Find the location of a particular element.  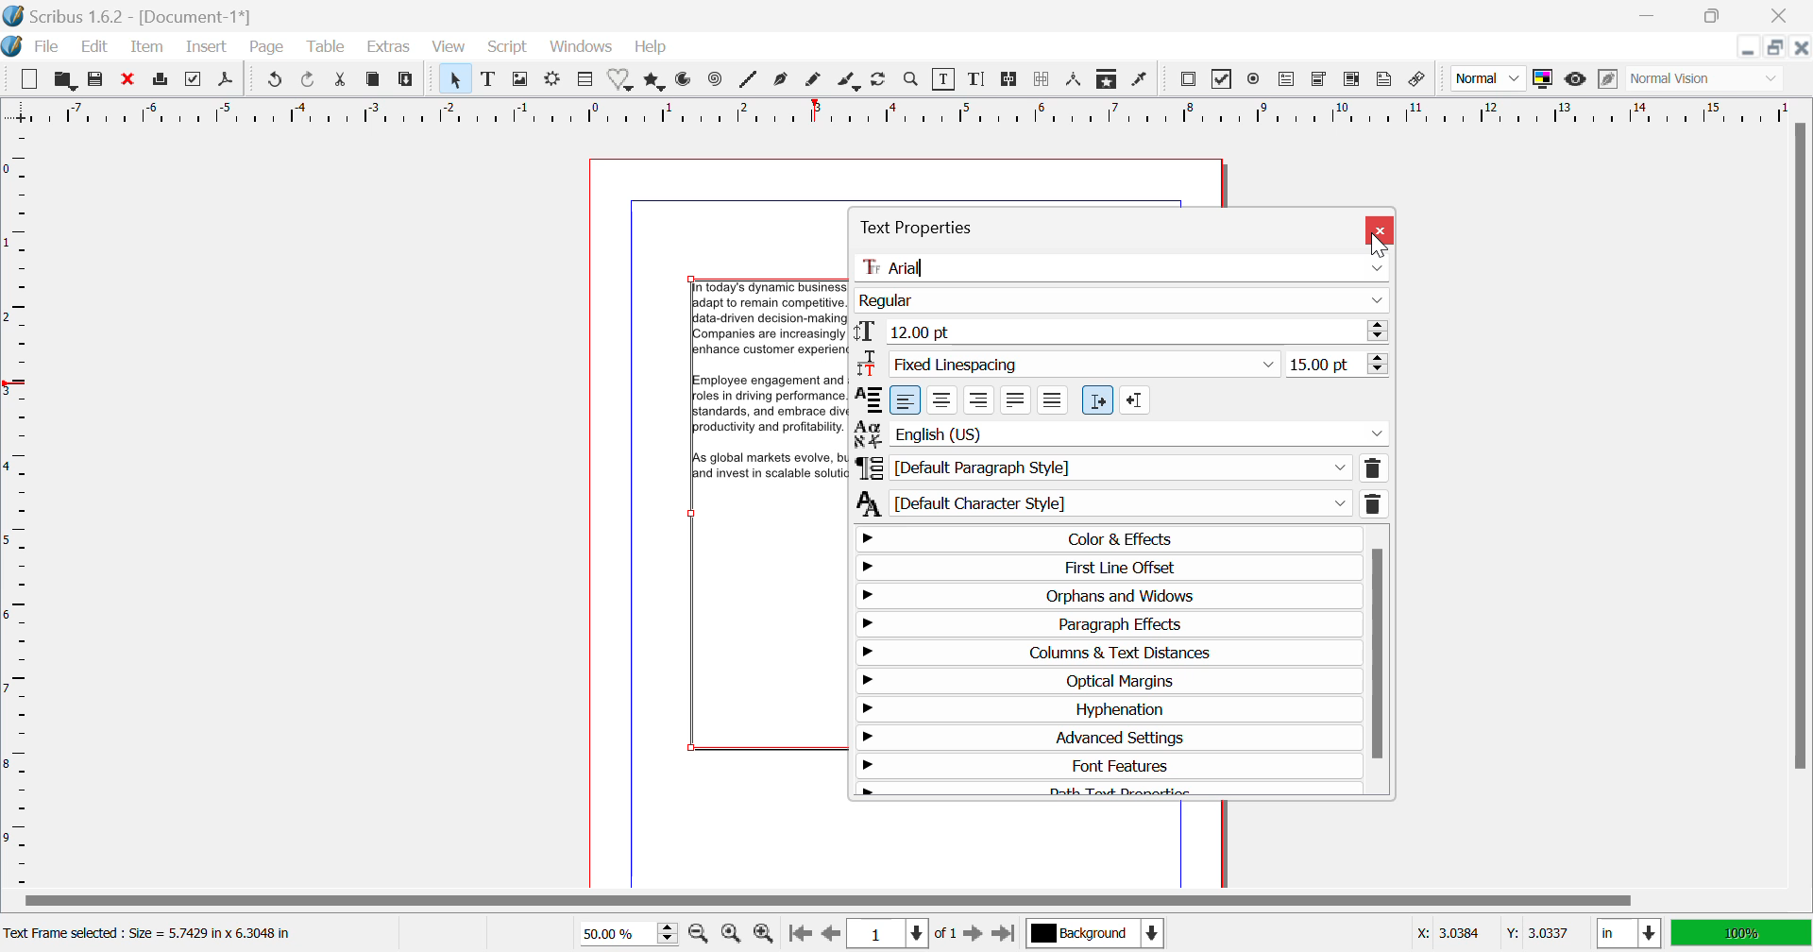

Horizontal Page Margins is located at coordinates (21, 510).